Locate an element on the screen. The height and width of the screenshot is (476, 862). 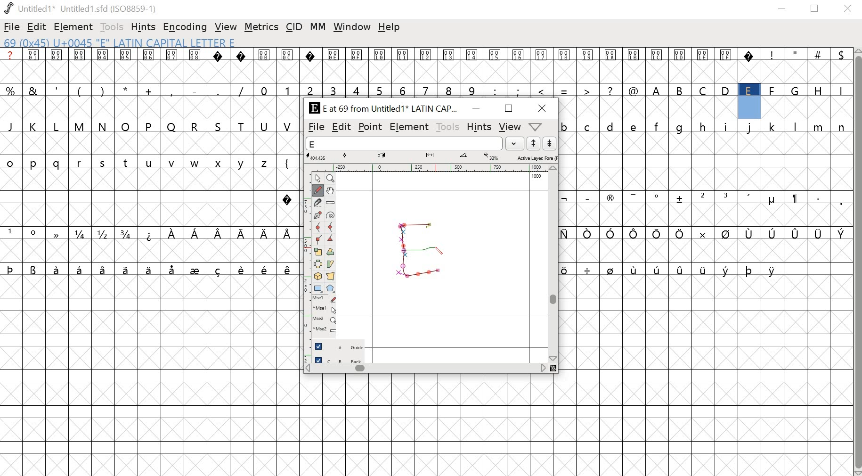
point is located at coordinates (370, 127).